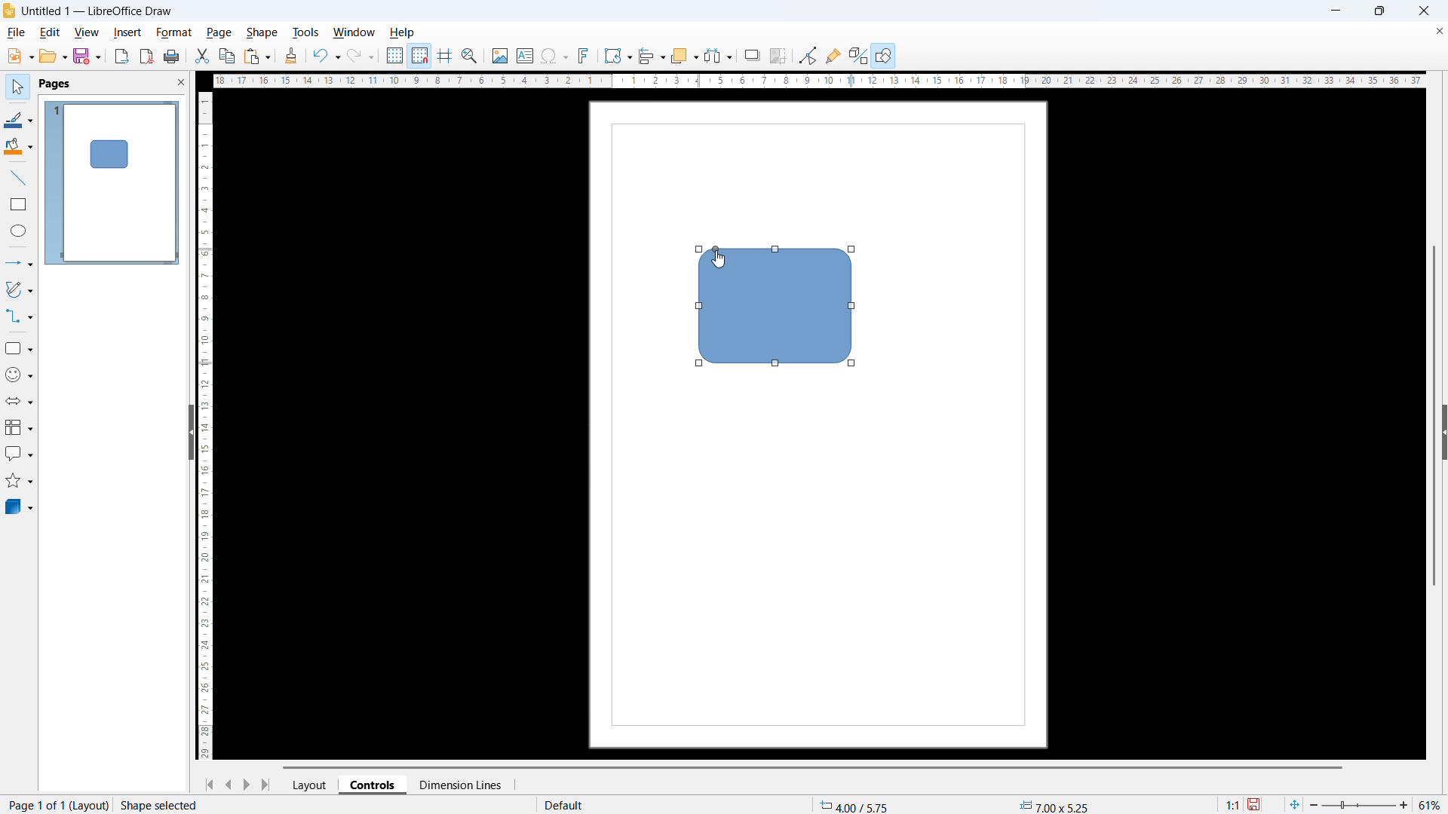  What do you see at coordinates (86, 33) in the screenshot?
I see `view ` at bounding box center [86, 33].